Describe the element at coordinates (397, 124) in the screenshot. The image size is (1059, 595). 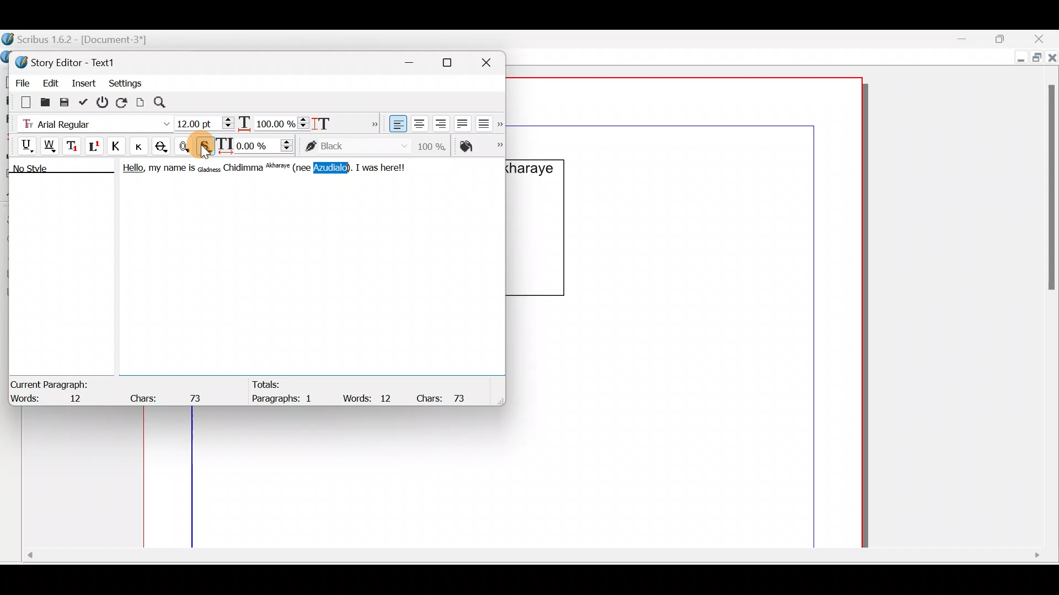
I see `Align text left` at that location.